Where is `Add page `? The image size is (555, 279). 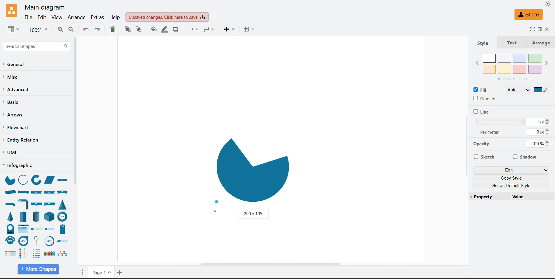
Add page  is located at coordinates (121, 272).